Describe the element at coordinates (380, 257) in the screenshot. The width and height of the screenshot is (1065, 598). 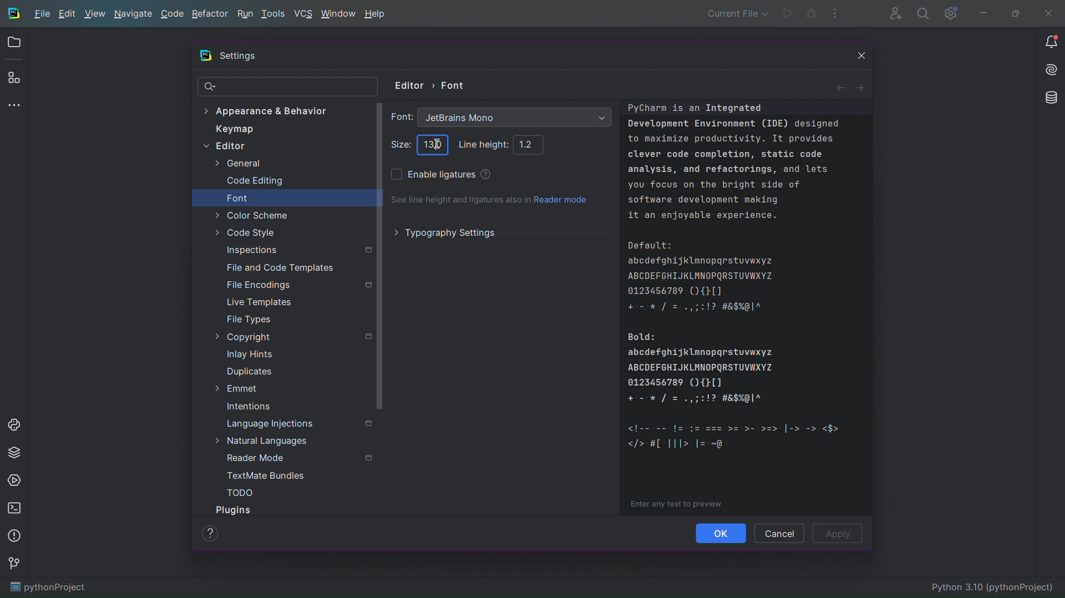
I see `Scrollbar` at that location.